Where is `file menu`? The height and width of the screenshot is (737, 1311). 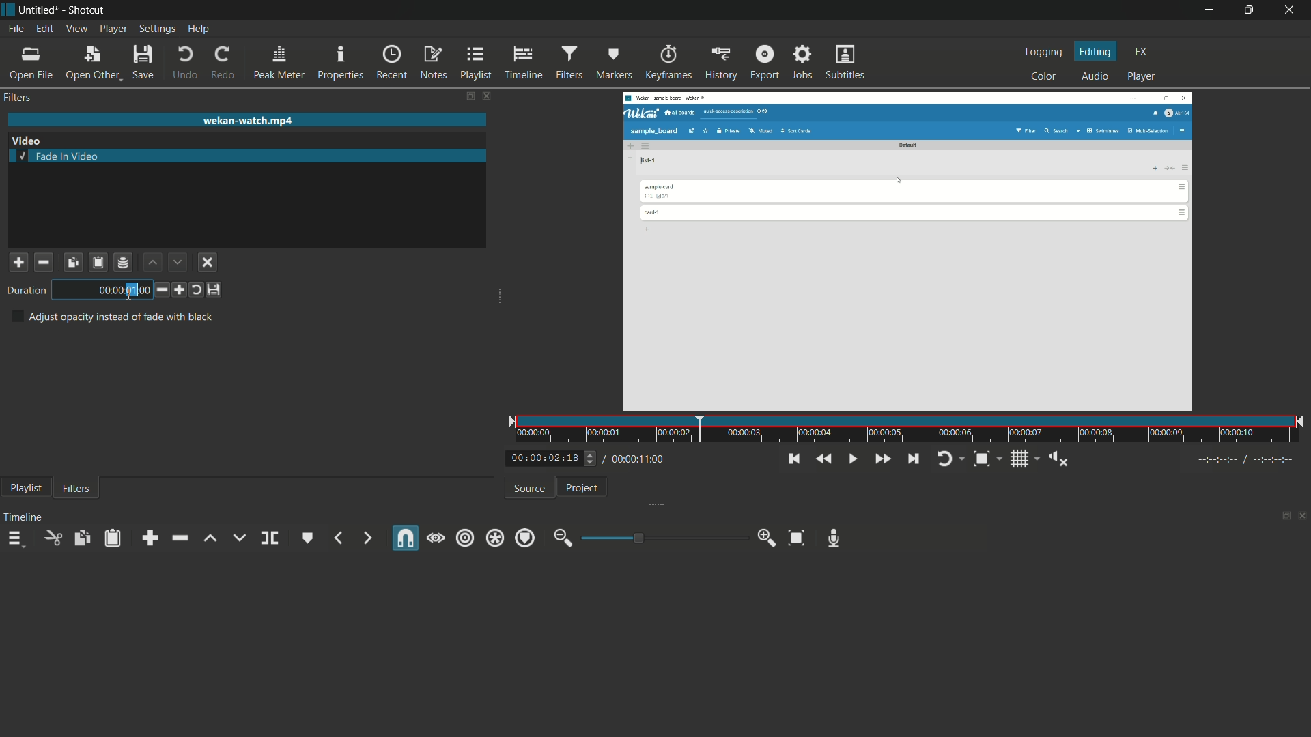 file menu is located at coordinates (14, 29).